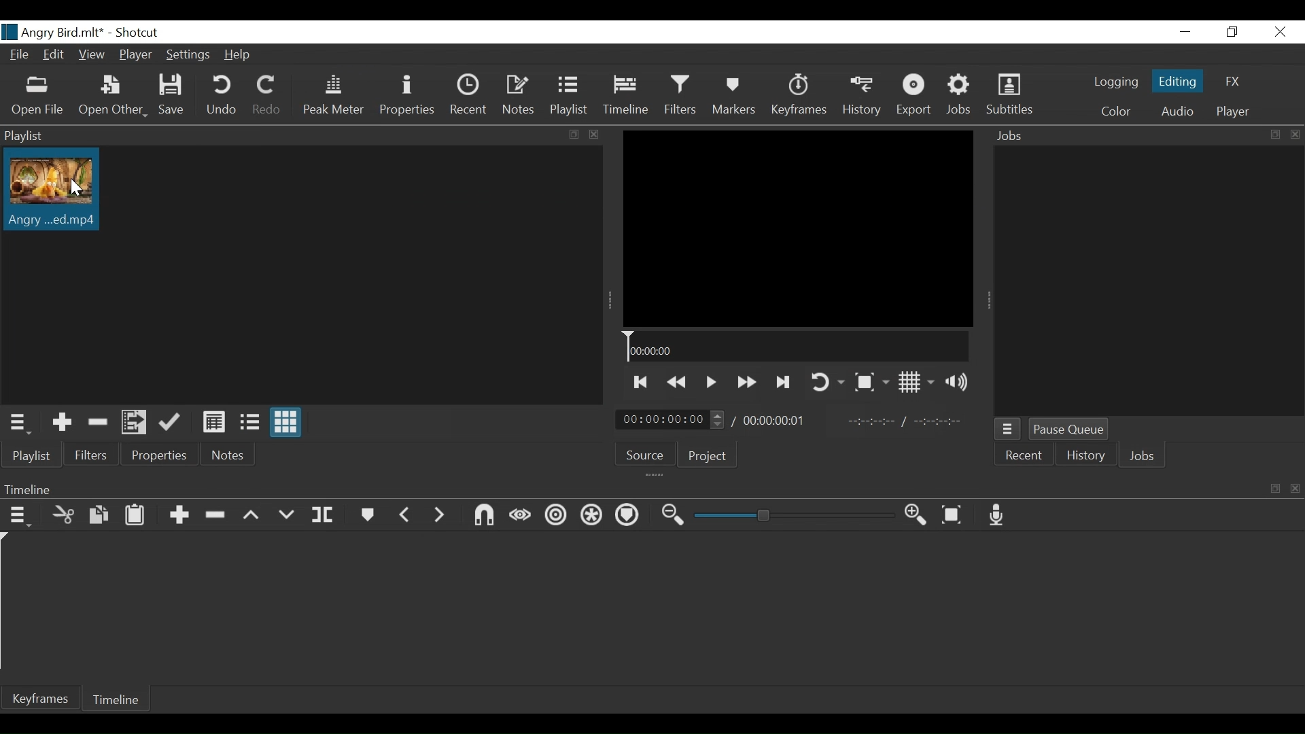 Image resolution: width=1305 pixels, height=734 pixels. What do you see at coordinates (1281, 31) in the screenshot?
I see `close` at bounding box center [1281, 31].